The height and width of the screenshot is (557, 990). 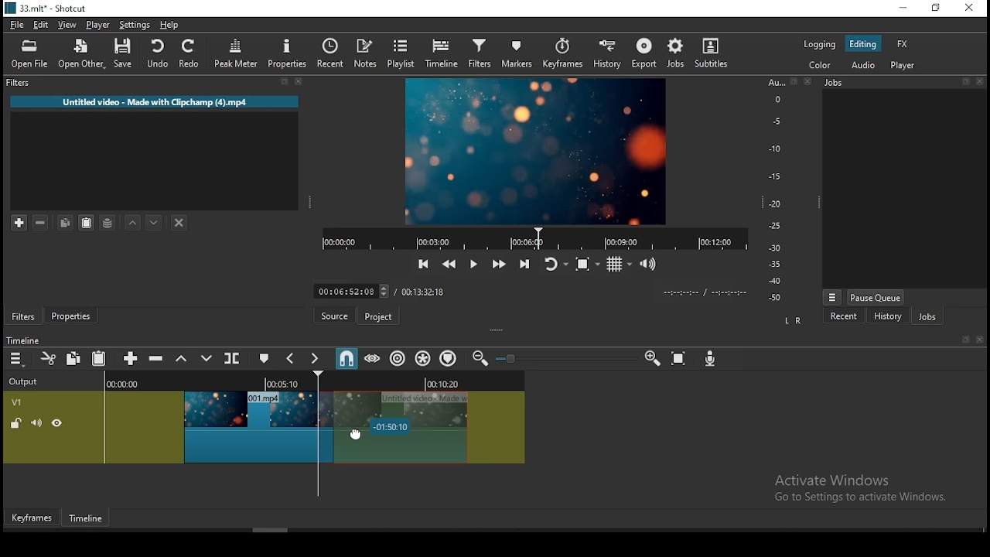 What do you see at coordinates (16, 223) in the screenshot?
I see `add a filter` at bounding box center [16, 223].